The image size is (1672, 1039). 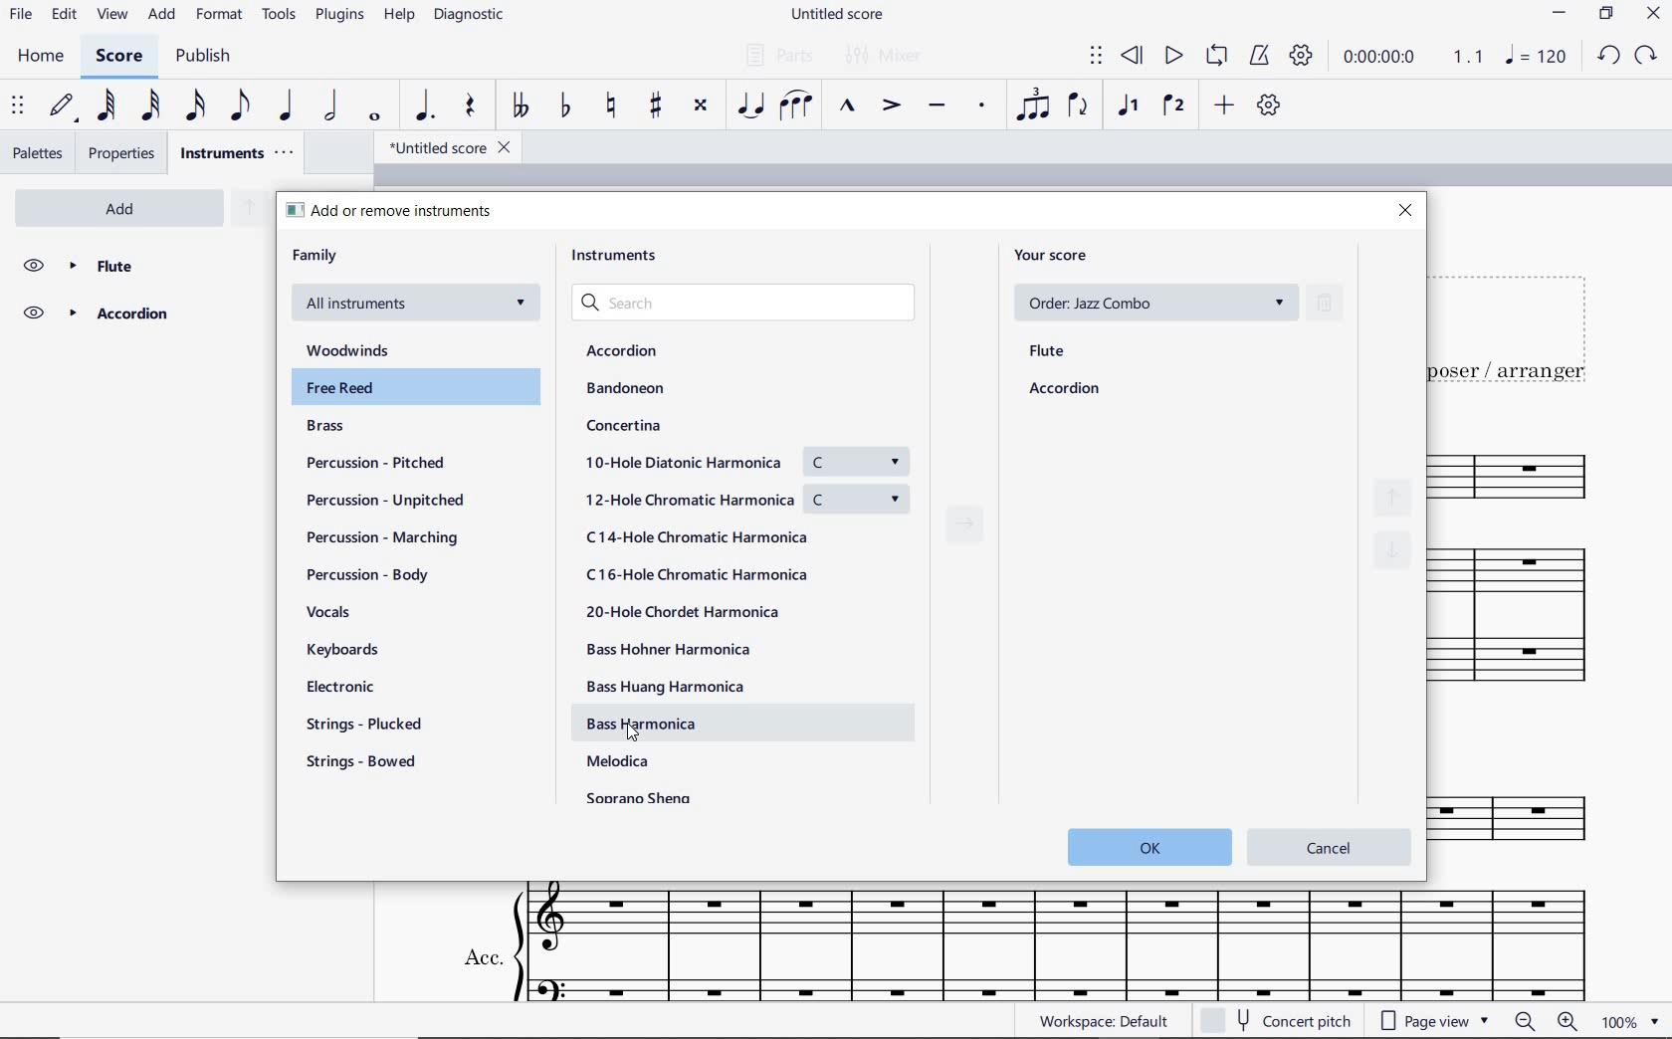 I want to click on toggle double-flat, so click(x=519, y=106).